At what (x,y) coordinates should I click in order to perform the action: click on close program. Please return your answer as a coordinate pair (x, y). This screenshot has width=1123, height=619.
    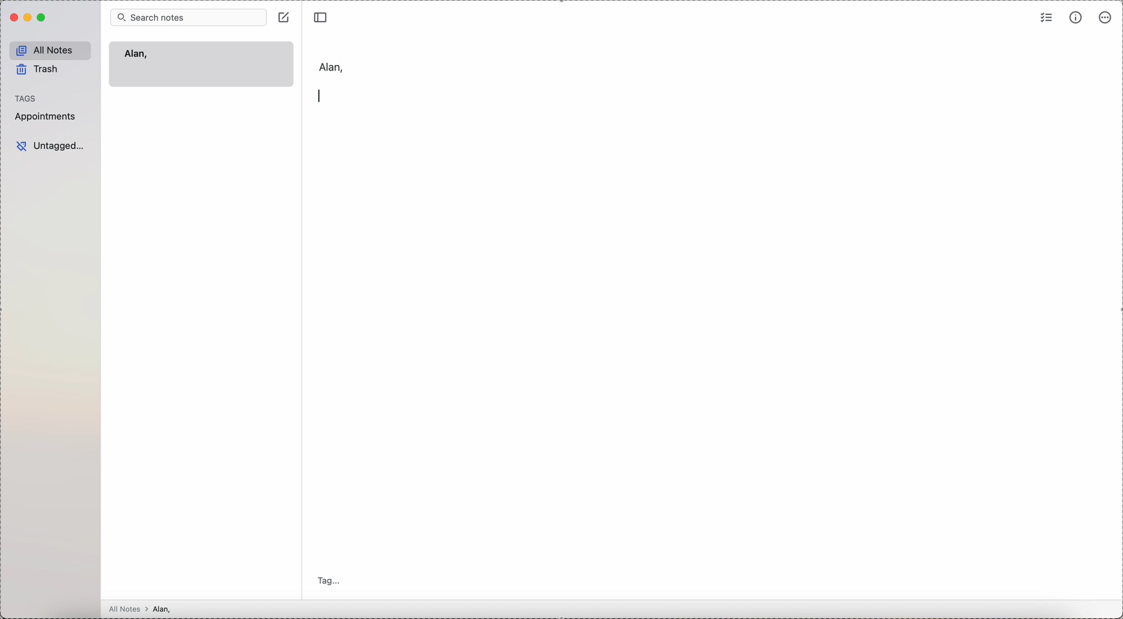
    Looking at the image, I should click on (13, 18).